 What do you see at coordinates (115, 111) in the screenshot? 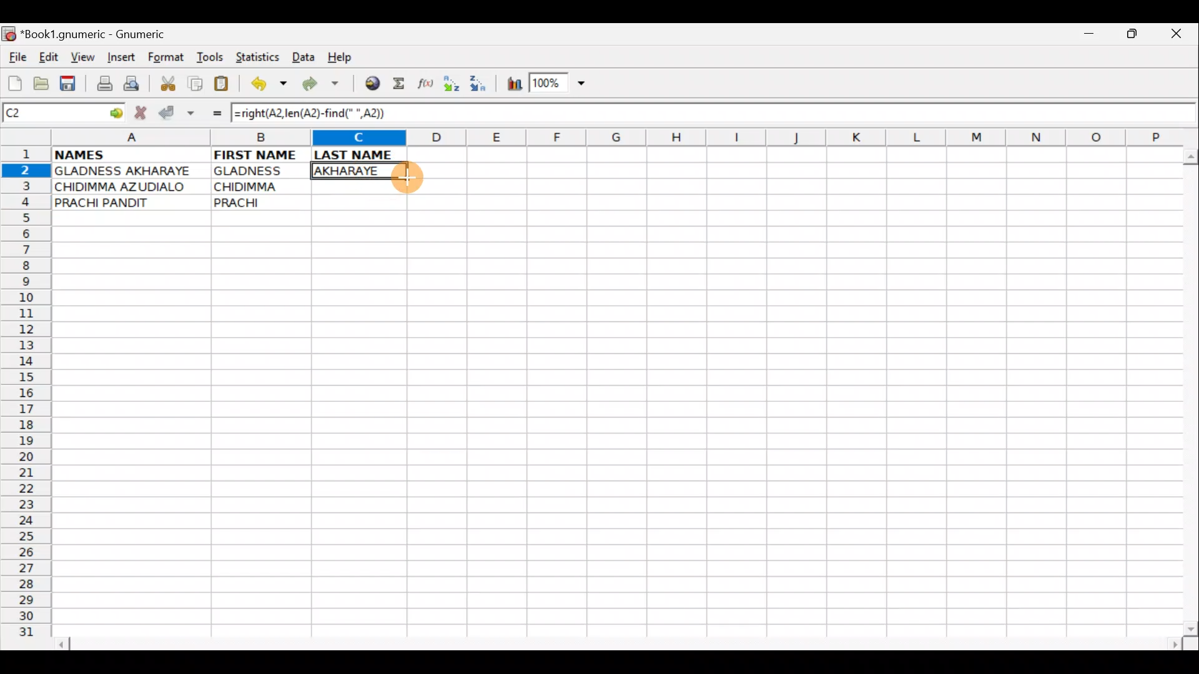
I see `go to` at bounding box center [115, 111].